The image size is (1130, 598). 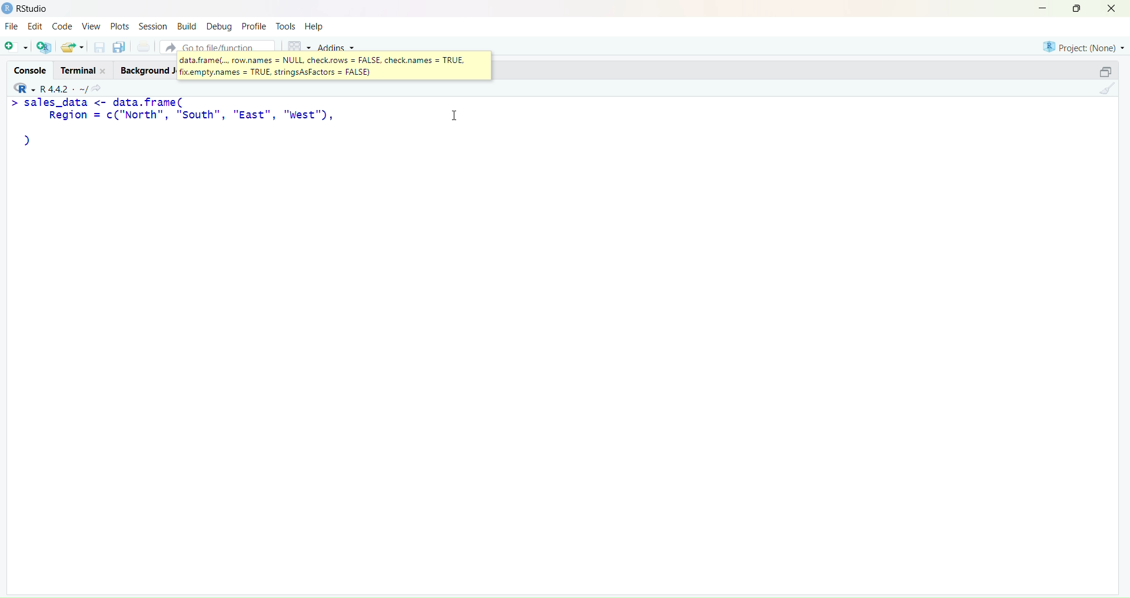 I want to click on Terminal, so click(x=81, y=69).